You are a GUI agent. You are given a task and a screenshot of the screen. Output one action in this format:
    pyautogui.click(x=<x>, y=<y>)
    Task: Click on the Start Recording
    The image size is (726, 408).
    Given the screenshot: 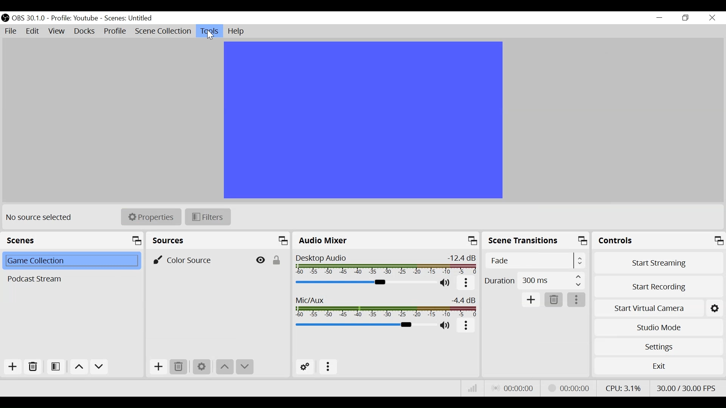 What is the action you would take?
    pyautogui.click(x=658, y=286)
    